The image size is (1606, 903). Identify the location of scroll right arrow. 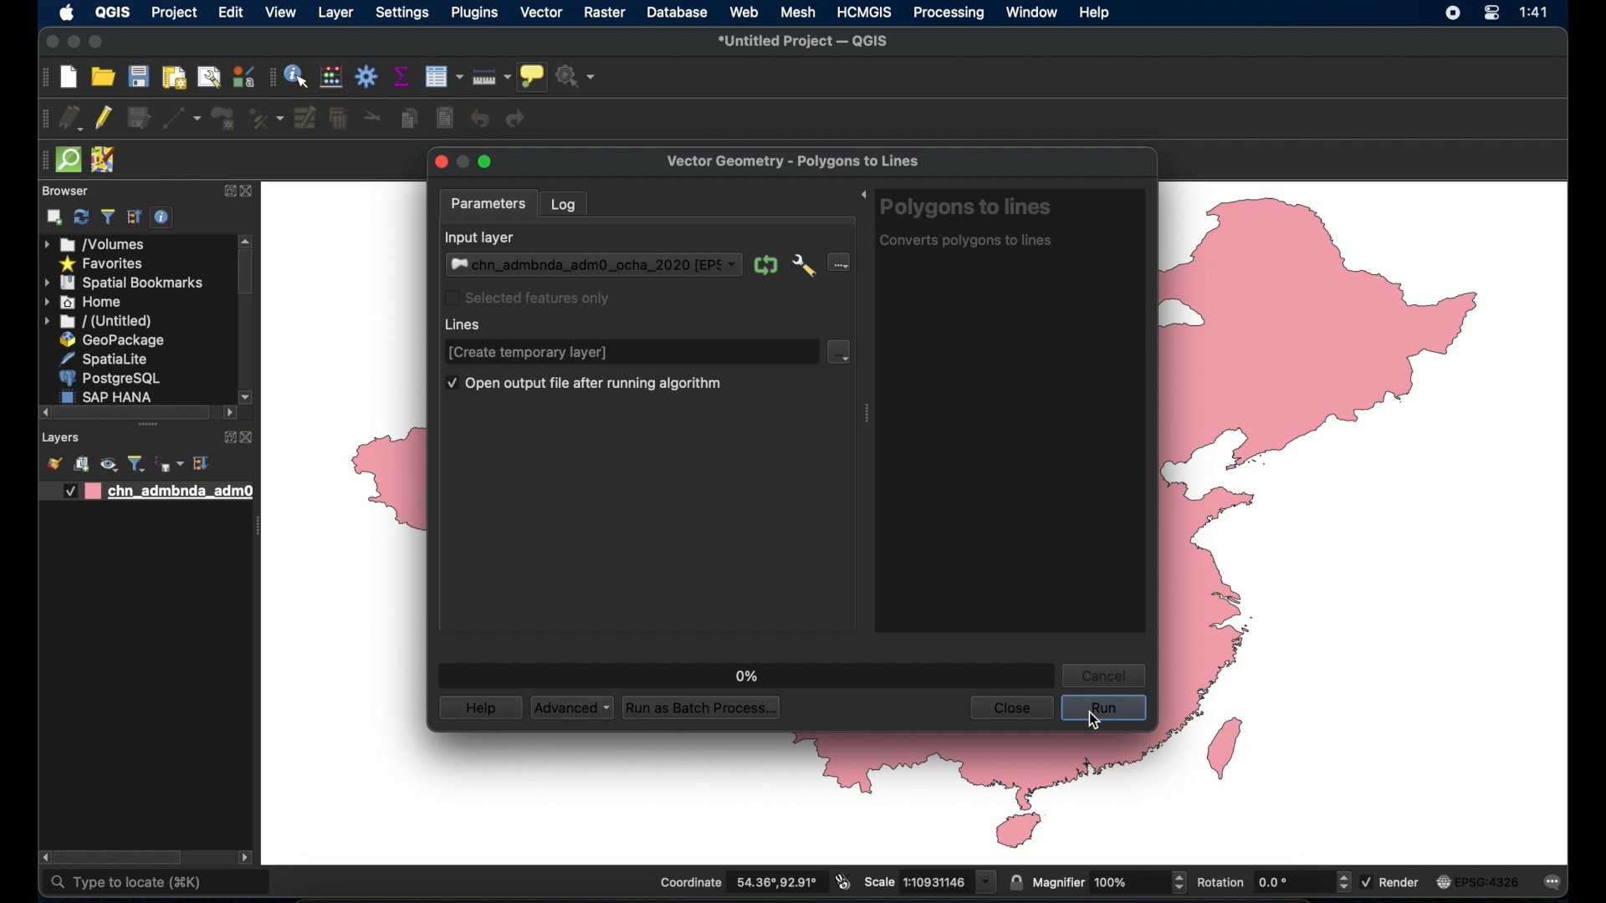
(41, 857).